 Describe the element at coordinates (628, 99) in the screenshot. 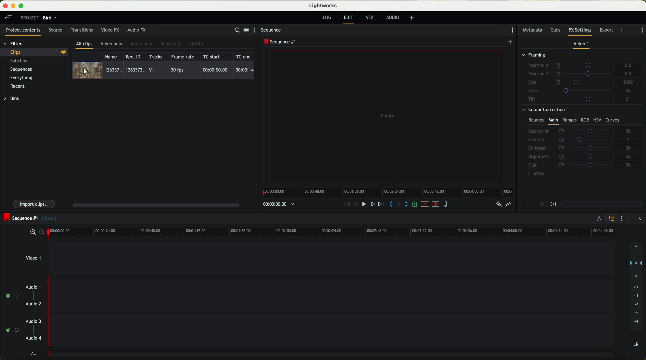

I see `0°` at that location.